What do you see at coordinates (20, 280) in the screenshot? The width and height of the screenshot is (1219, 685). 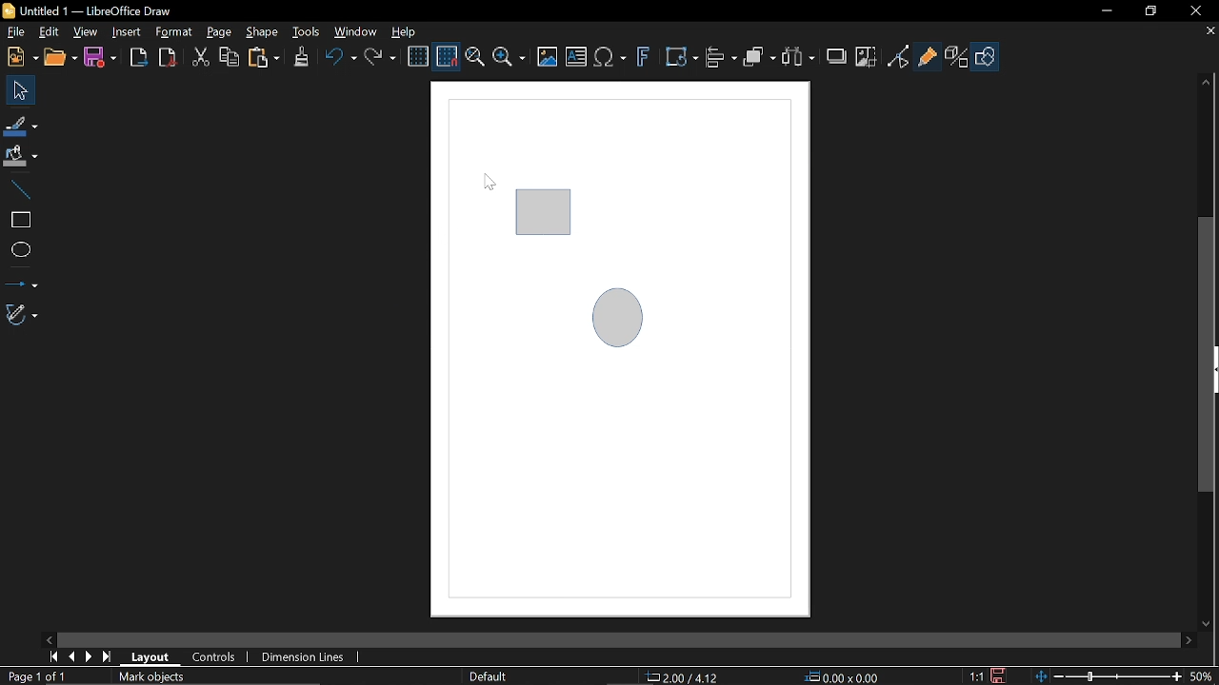 I see `Lines and arrows` at bounding box center [20, 280].